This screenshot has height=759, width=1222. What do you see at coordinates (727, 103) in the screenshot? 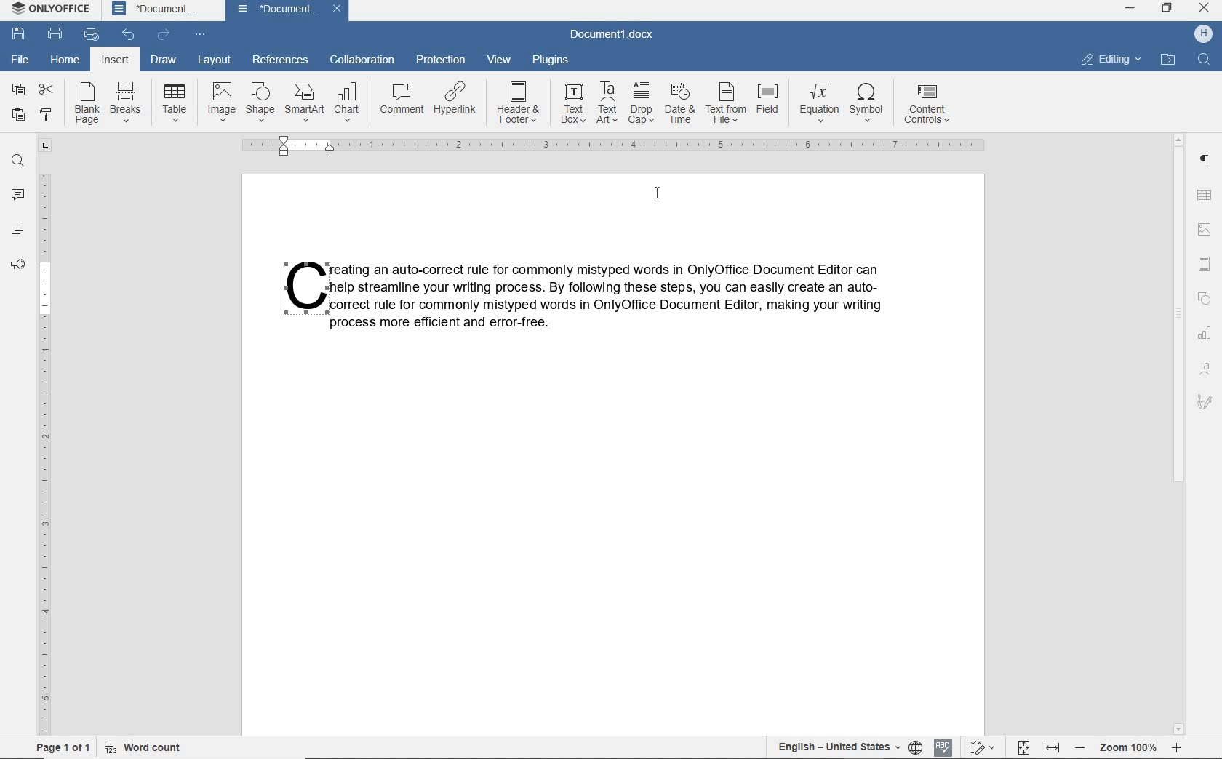
I see `text from file` at bounding box center [727, 103].